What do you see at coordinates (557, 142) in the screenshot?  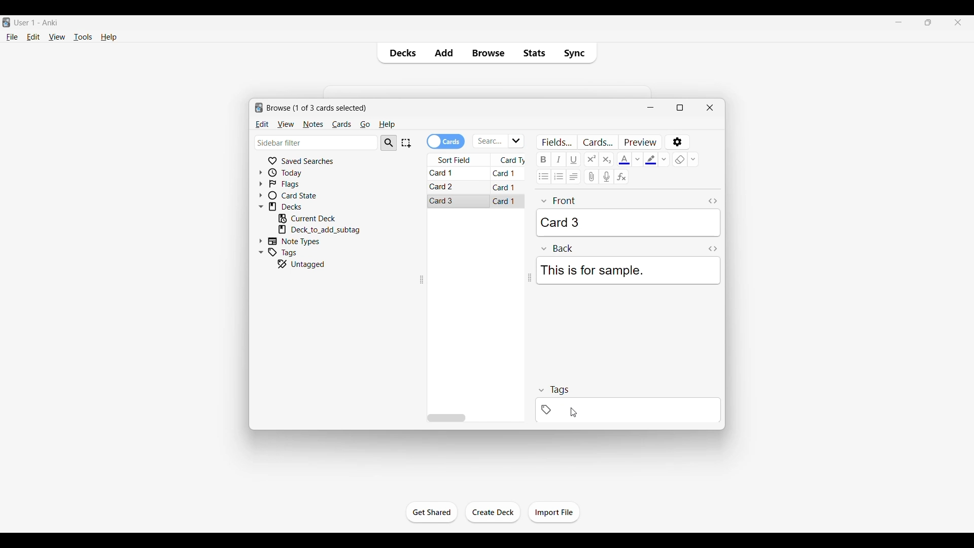 I see `Customize fields` at bounding box center [557, 142].